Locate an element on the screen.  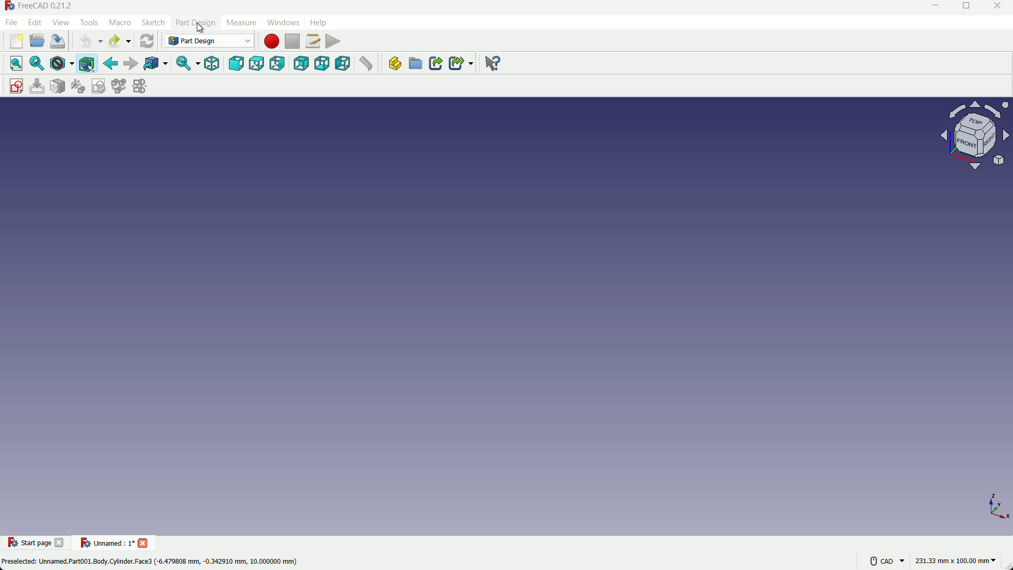
start page is located at coordinates (40, 544).